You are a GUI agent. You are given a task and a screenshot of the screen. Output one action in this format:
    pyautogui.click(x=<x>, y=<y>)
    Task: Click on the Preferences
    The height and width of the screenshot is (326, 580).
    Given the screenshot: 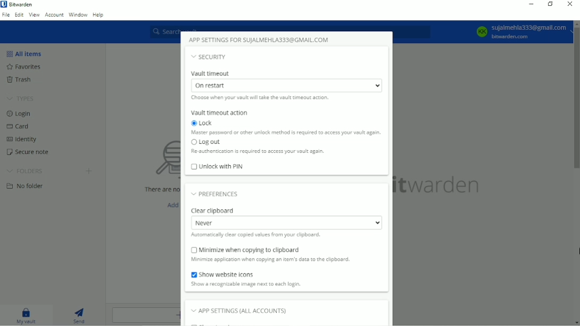 What is the action you would take?
    pyautogui.click(x=215, y=193)
    